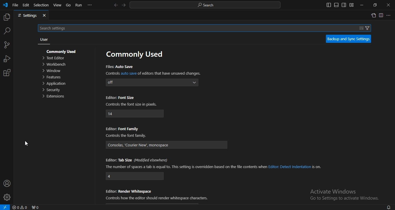 The height and width of the screenshot is (210, 395). What do you see at coordinates (361, 5) in the screenshot?
I see `minimize` at bounding box center [361, 5].